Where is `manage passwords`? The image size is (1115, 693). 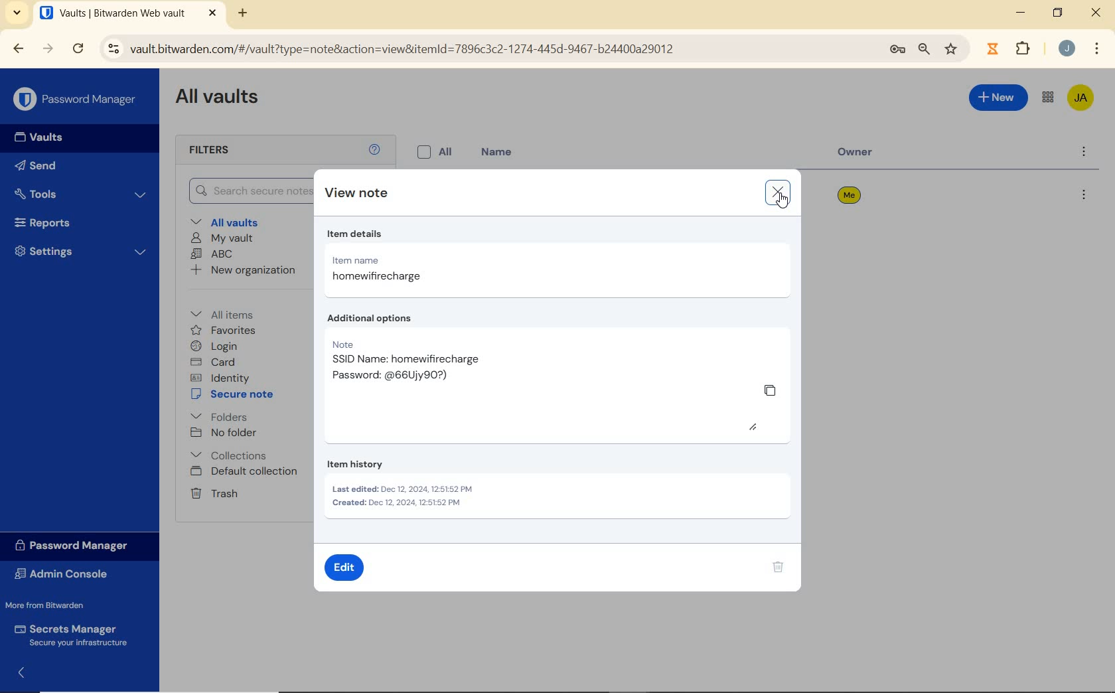
manage passwords is located at coordinates (897, 52).